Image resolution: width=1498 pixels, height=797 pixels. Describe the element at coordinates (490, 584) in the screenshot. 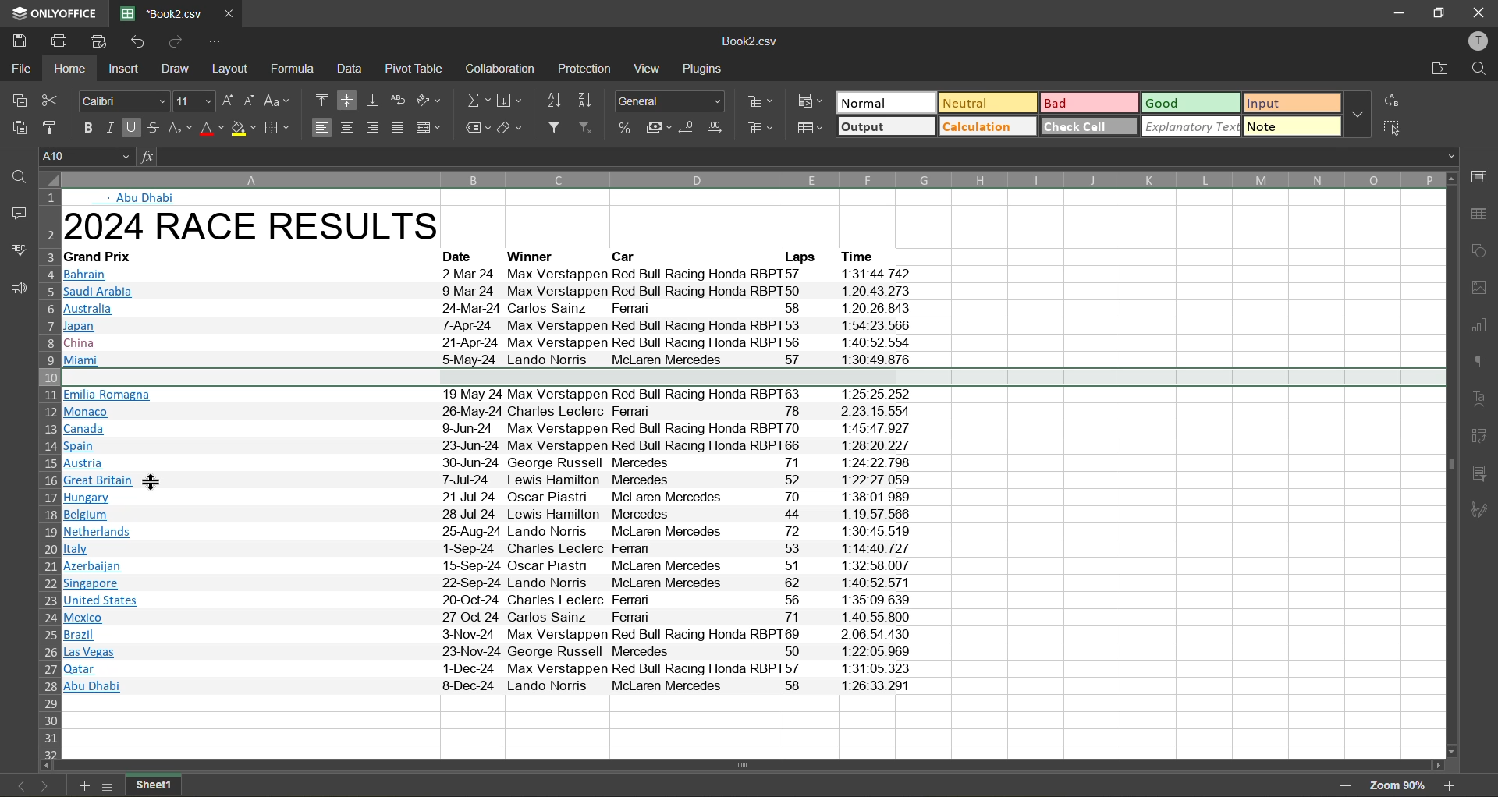

I see `Singapore 22-Sep-24 Lando Norris McLaren Mercedes 62 1:40:52 571` at that location.